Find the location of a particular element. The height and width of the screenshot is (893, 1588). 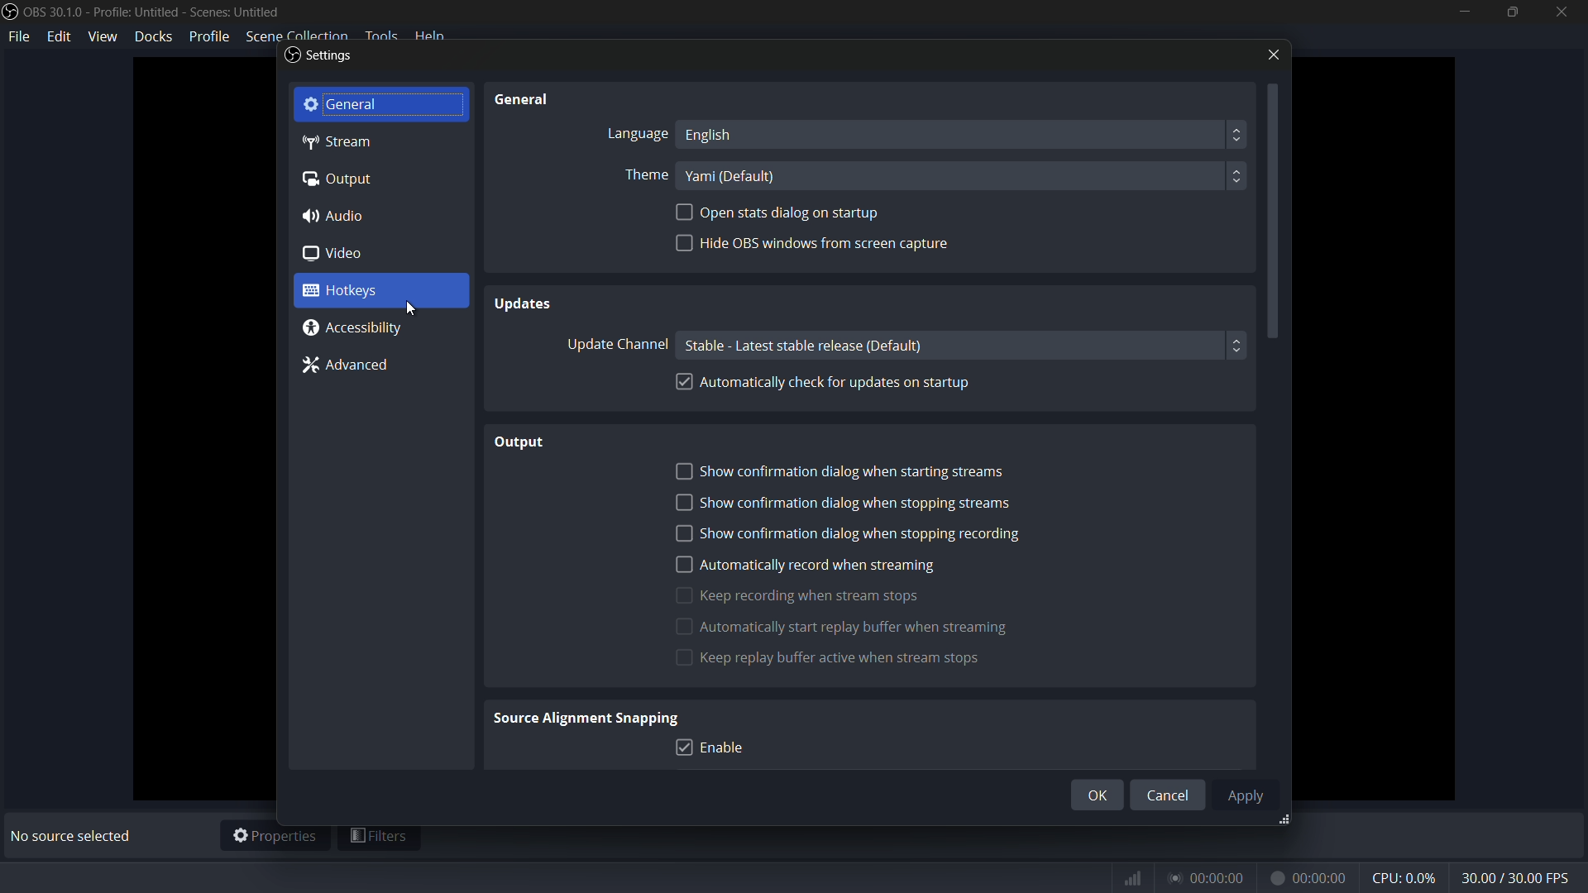

show confirmation dialog when starting streams is located at coordinates (840, 473).